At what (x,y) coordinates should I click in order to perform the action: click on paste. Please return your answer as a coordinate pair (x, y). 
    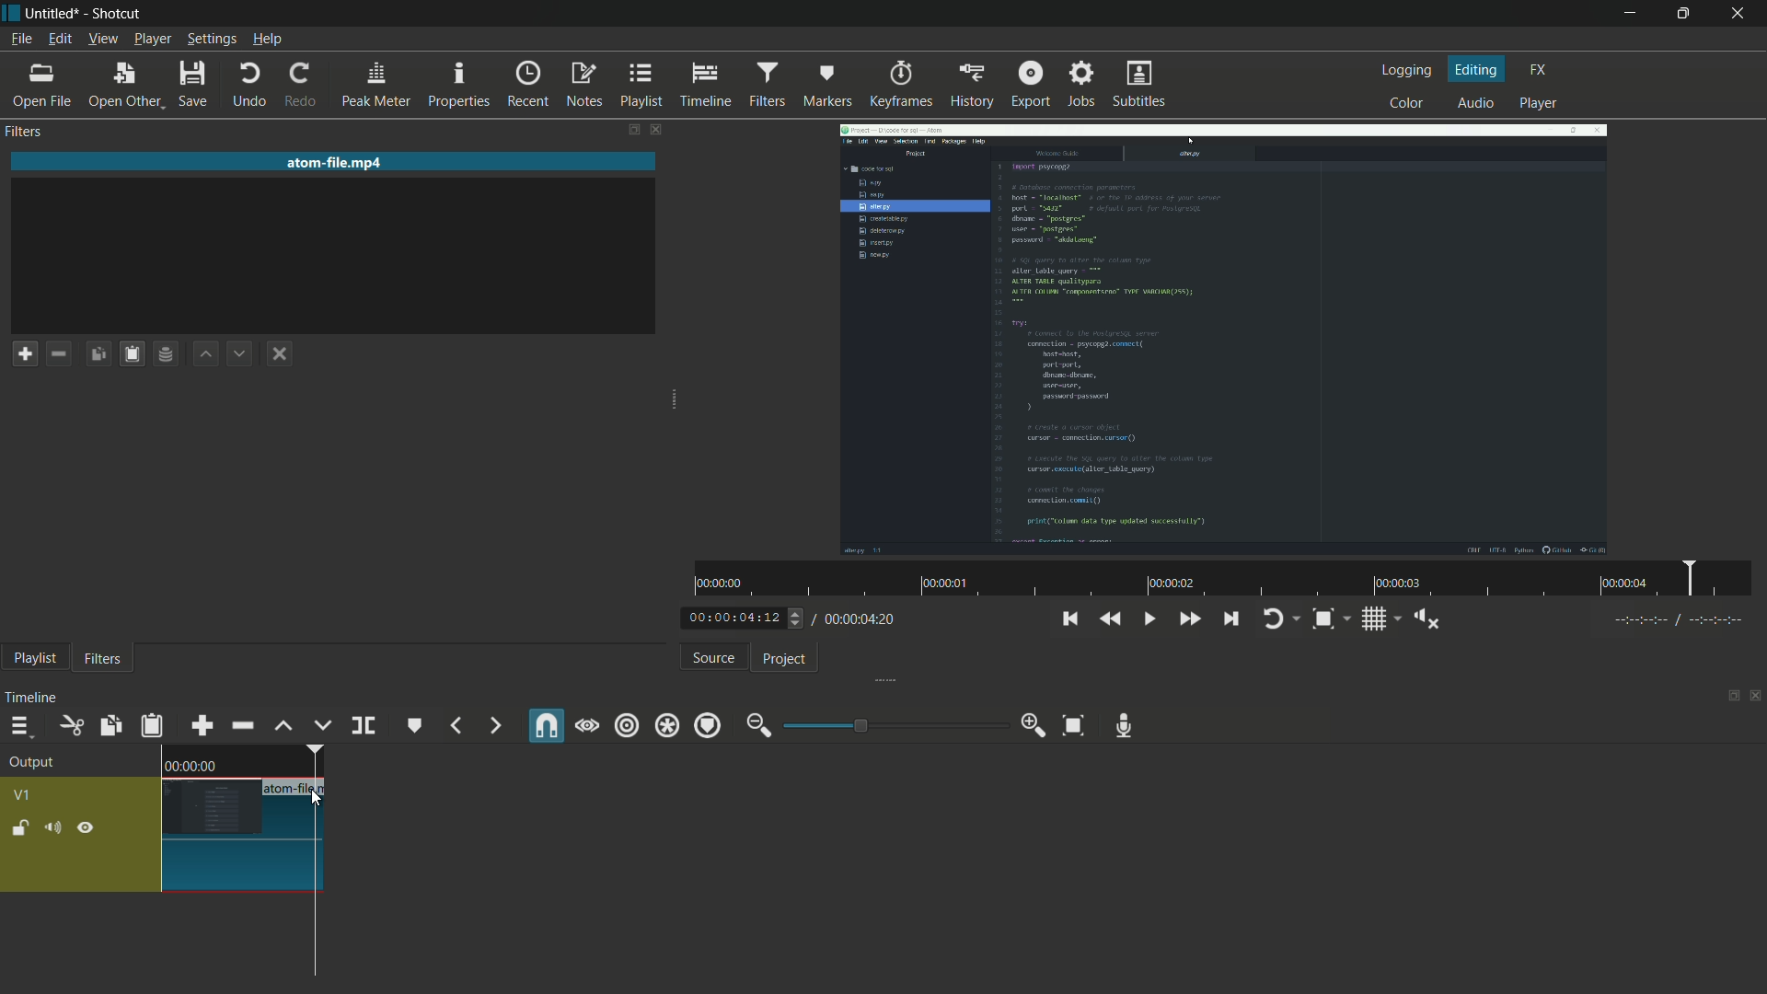
    Looking at the image, I should click on (131, 355).